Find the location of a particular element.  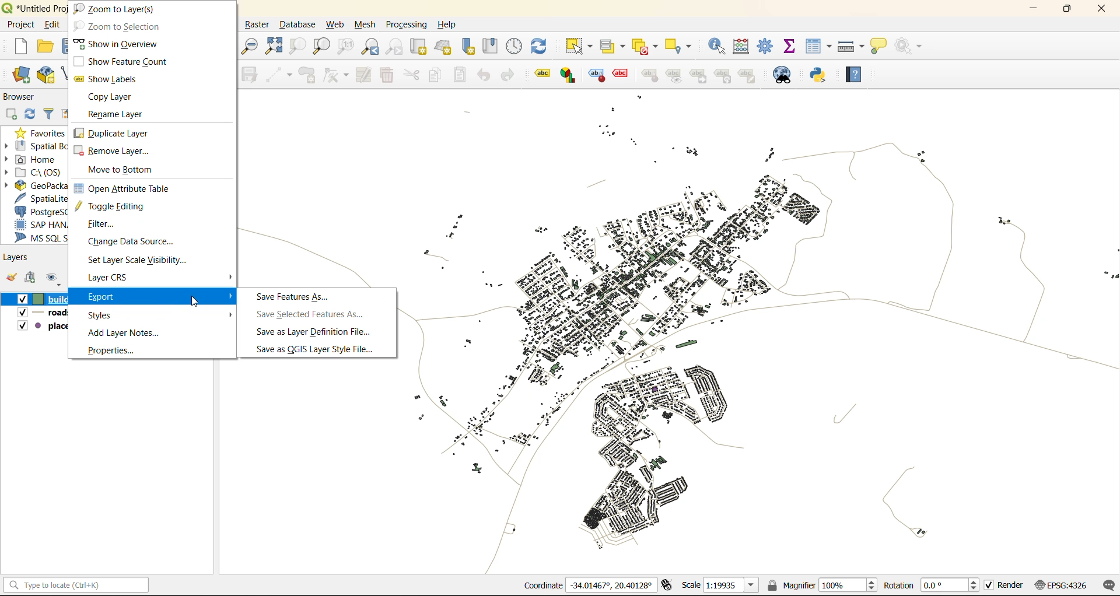

highlight pinned labels and diagrams is located at coordinates (596, 76).